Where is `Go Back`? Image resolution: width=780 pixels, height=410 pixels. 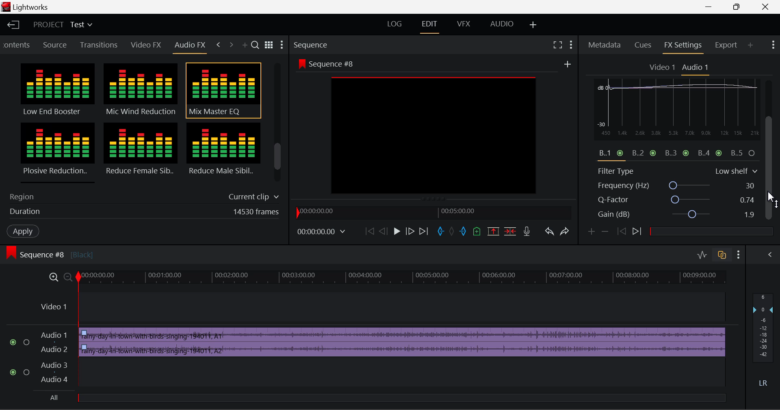
Go Back is located at coordinates (383, 231).